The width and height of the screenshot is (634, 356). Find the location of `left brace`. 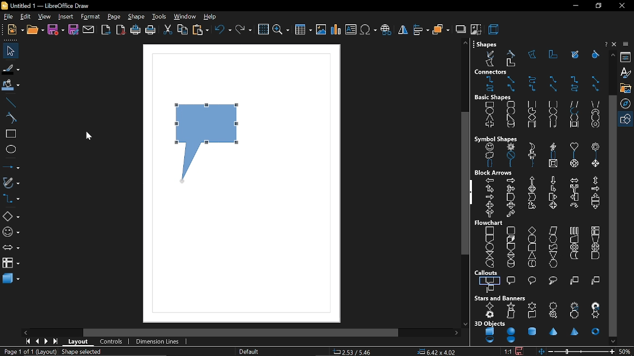

left brace is located at coordinates (510, 164).